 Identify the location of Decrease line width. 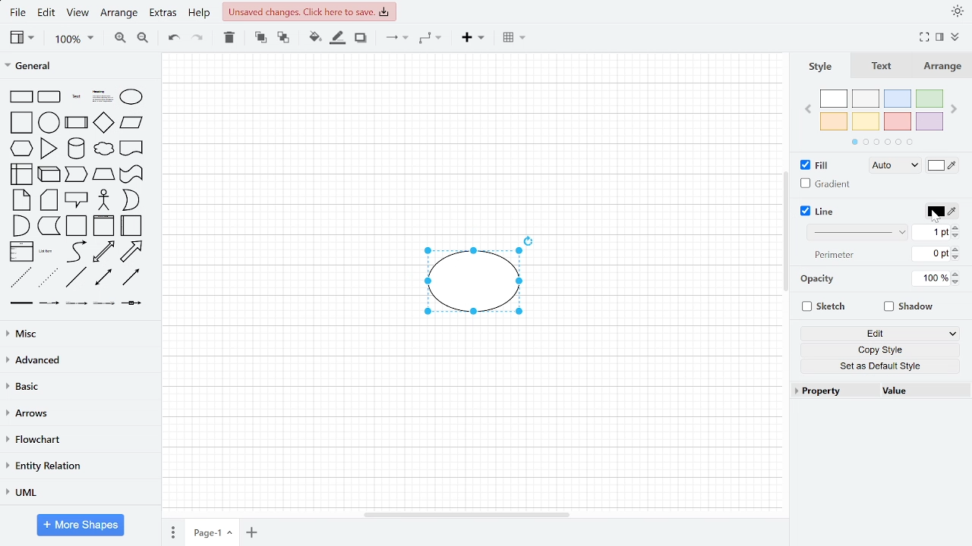
(956, 236).